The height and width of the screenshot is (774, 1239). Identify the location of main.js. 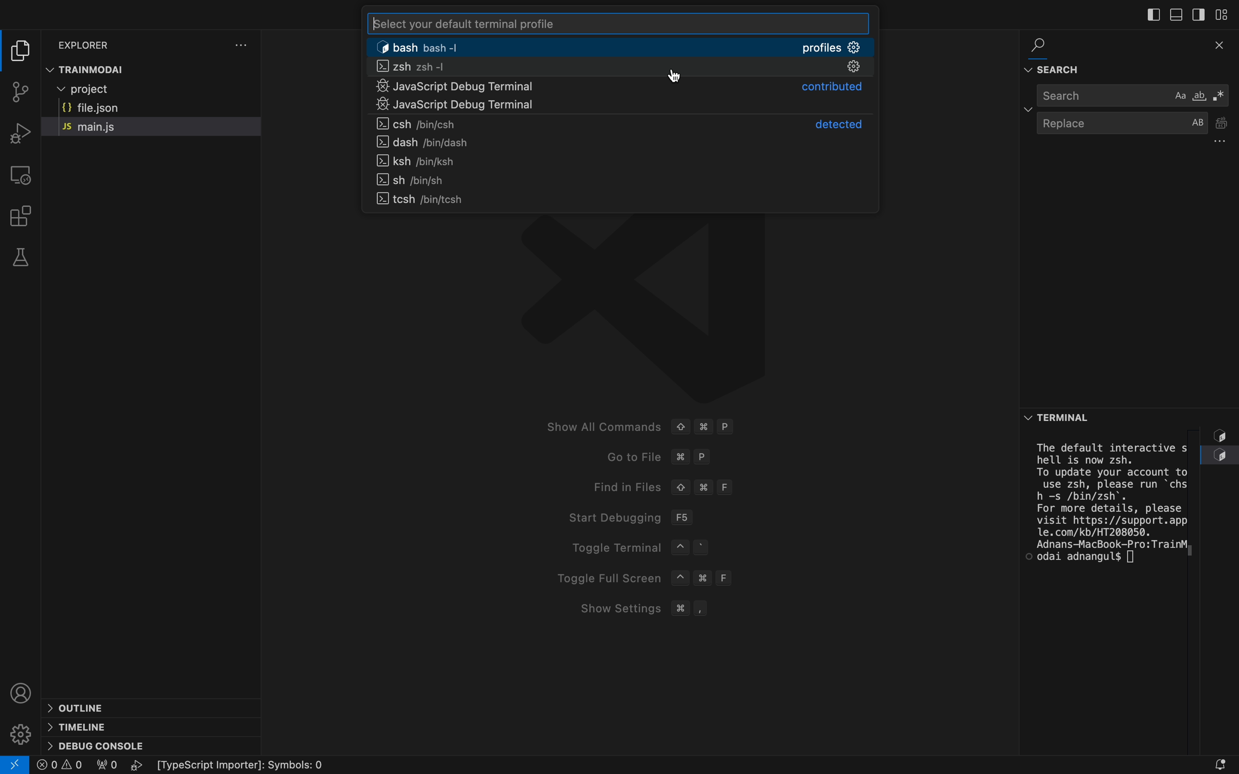
(113, 126).